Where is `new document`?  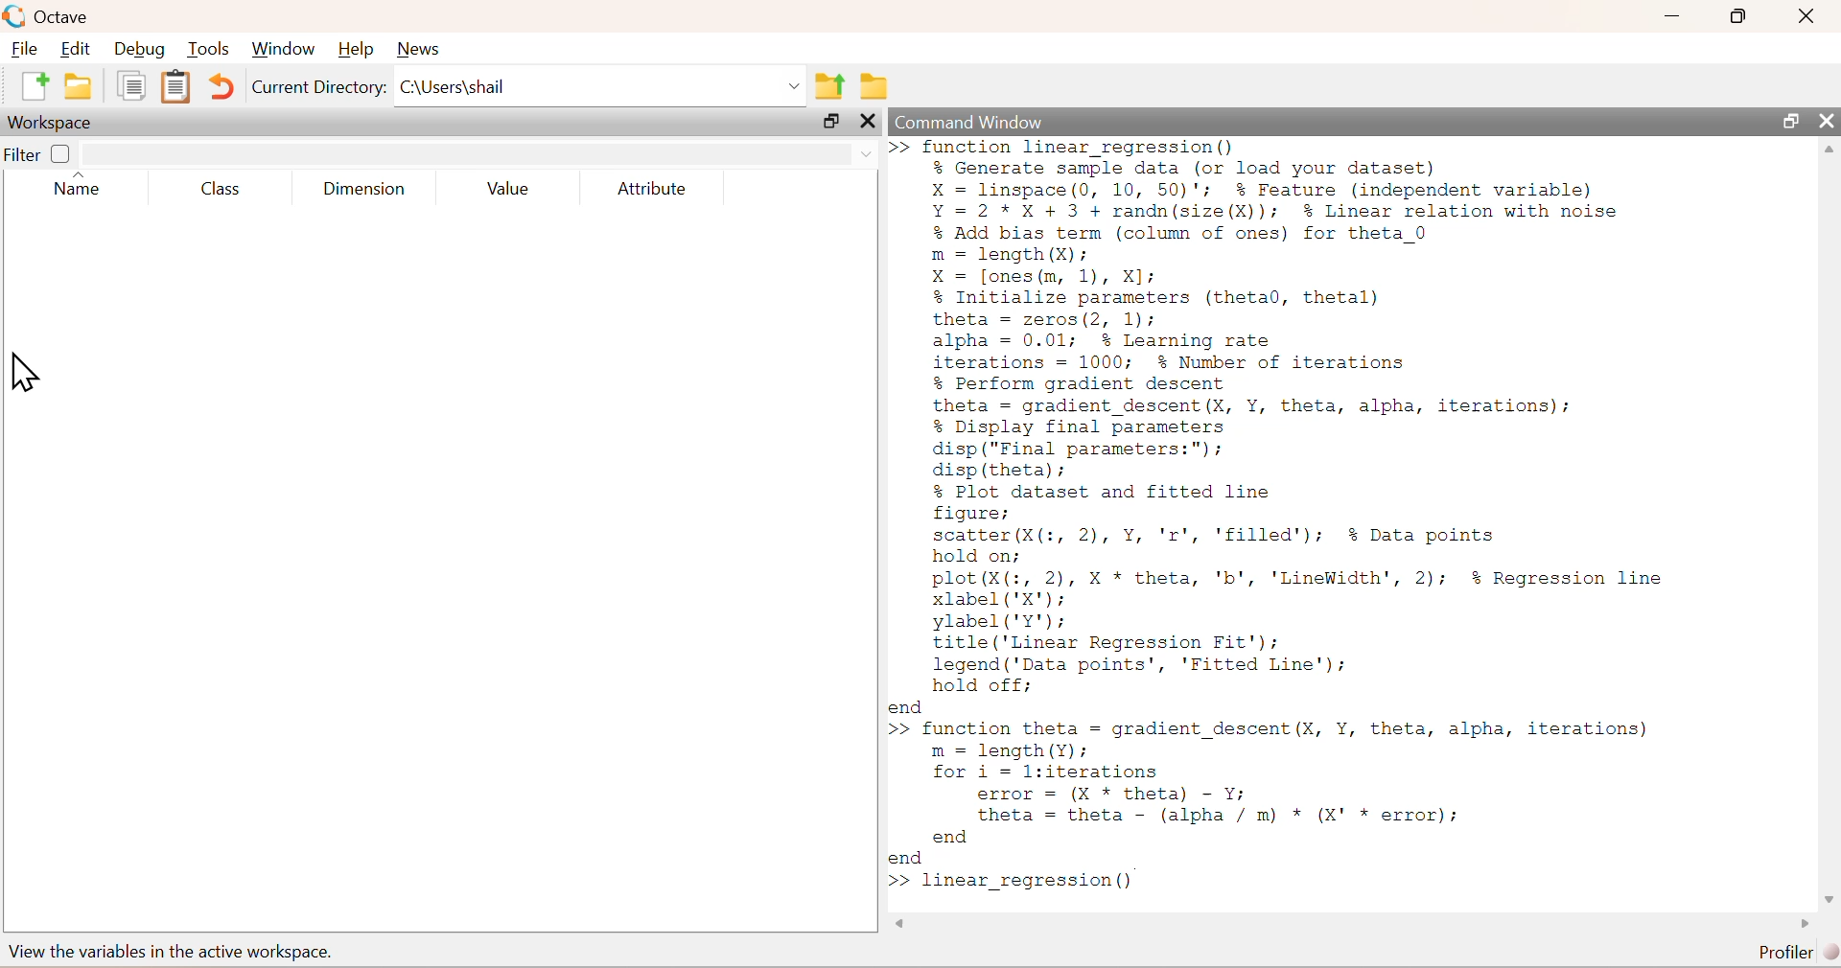 new document is located at coordinates (35, 87).